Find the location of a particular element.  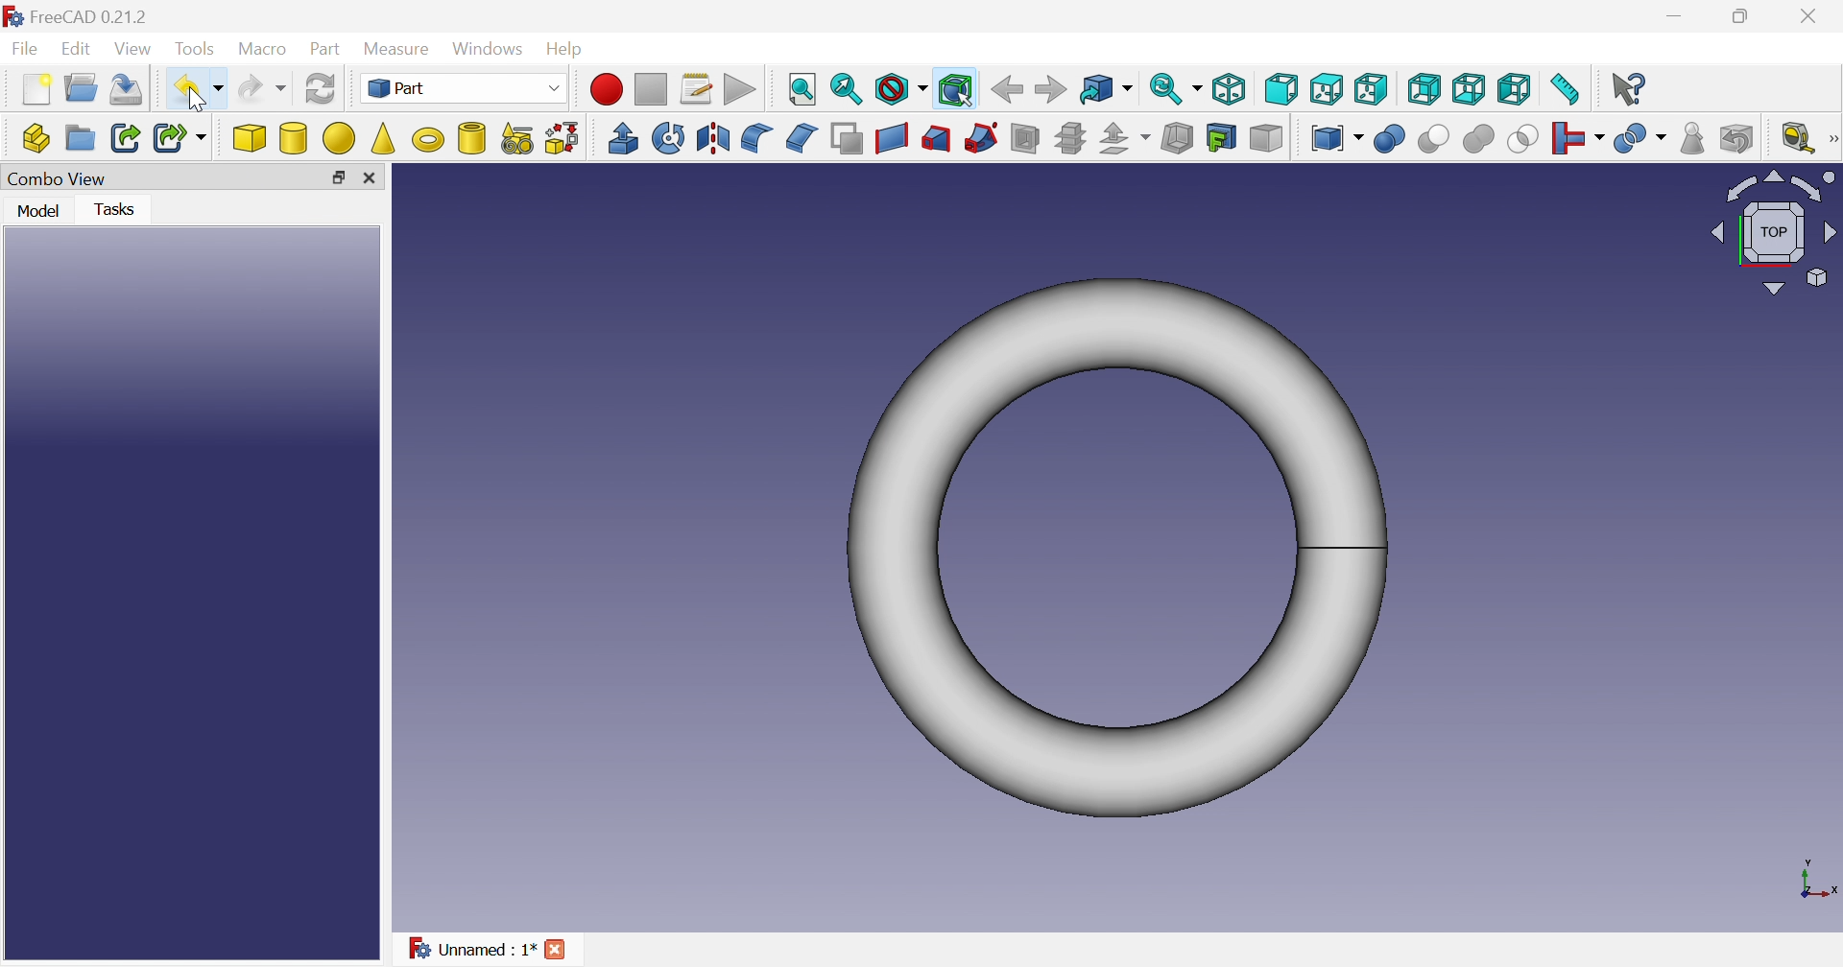

Create projection on surface is located at coordinates (1222, 138).